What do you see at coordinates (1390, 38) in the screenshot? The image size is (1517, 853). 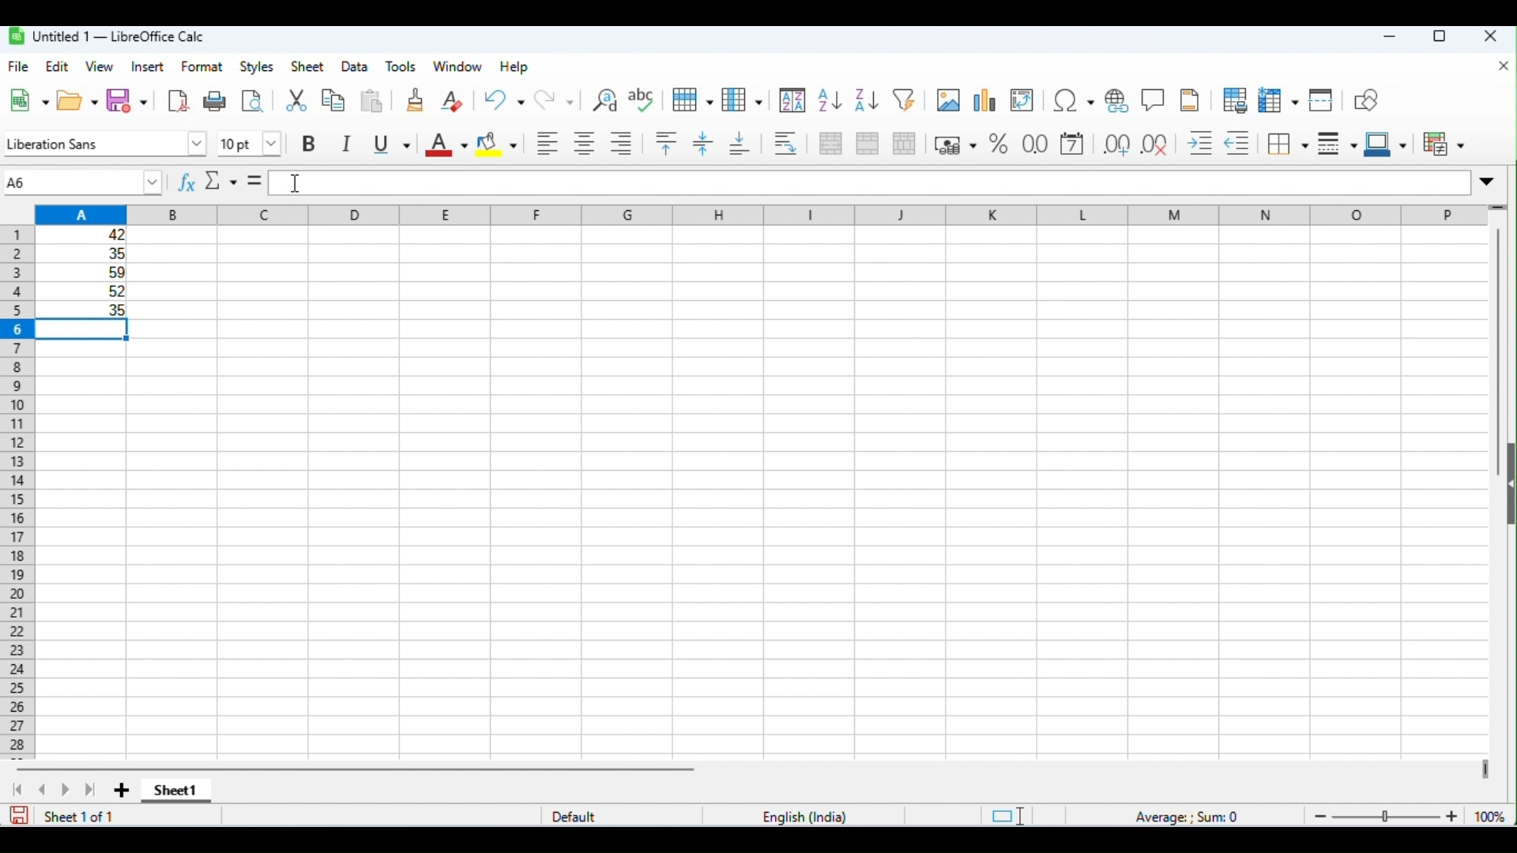 I see `minimize` at bounding box center [1390, 38].